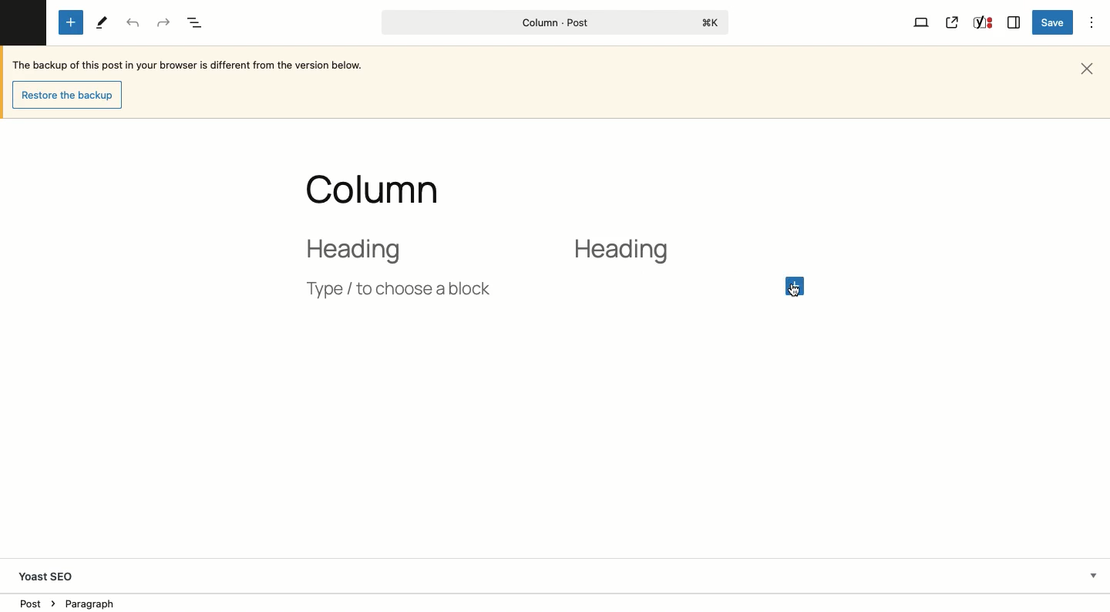 The image size is (1110, 612). I want to click on Document overview, so click(197, 24).